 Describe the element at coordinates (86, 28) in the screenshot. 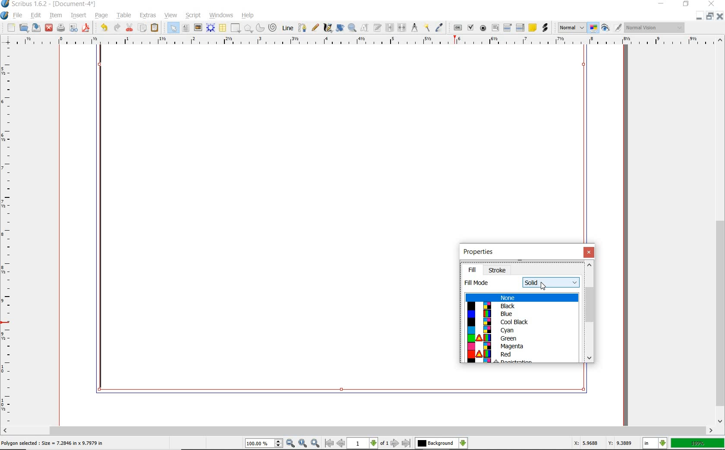

I see `save as pdf` at that location.